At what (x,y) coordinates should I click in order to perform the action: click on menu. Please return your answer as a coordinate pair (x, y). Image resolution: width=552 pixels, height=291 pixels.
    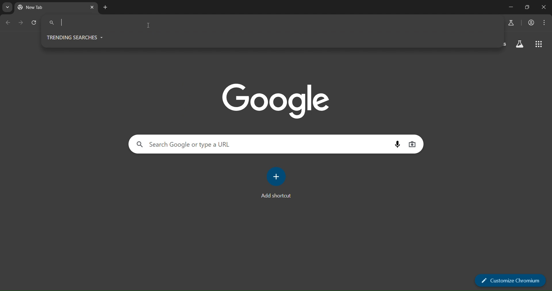
    Looking at the image, I should click on (545, 23).